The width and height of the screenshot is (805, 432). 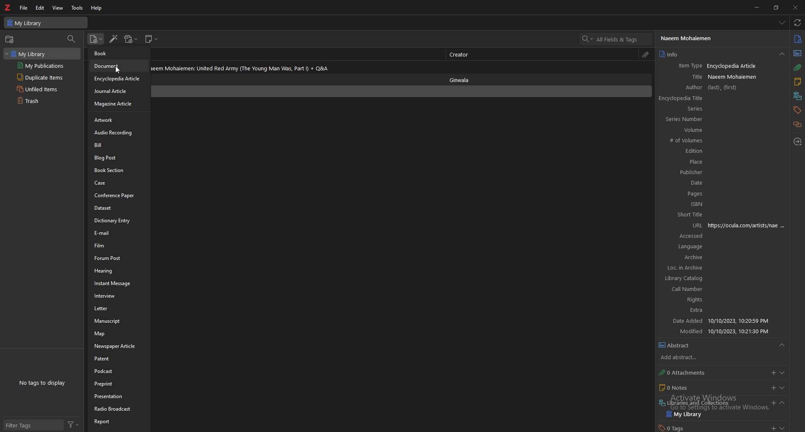 I want to click on my library, so click(x=46, y=23).